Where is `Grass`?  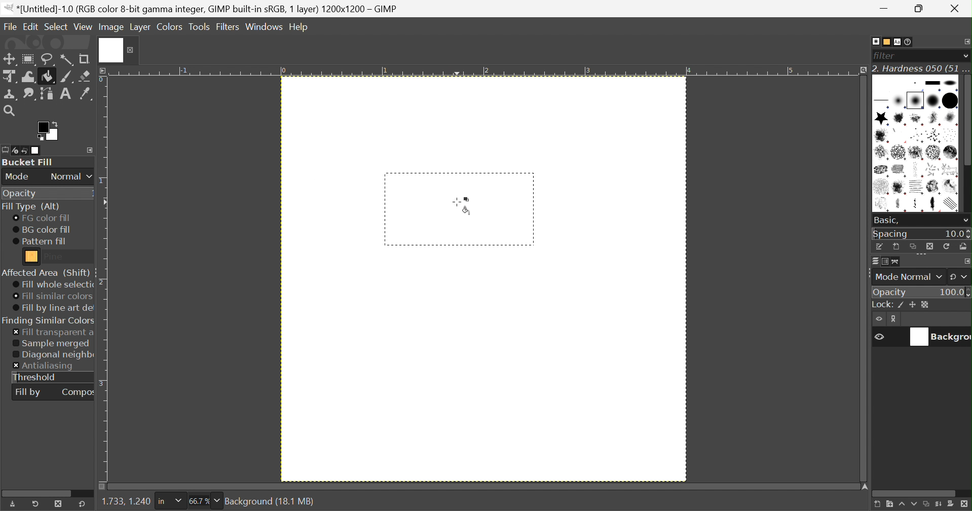 Grass is located at coordinates (881, 187).